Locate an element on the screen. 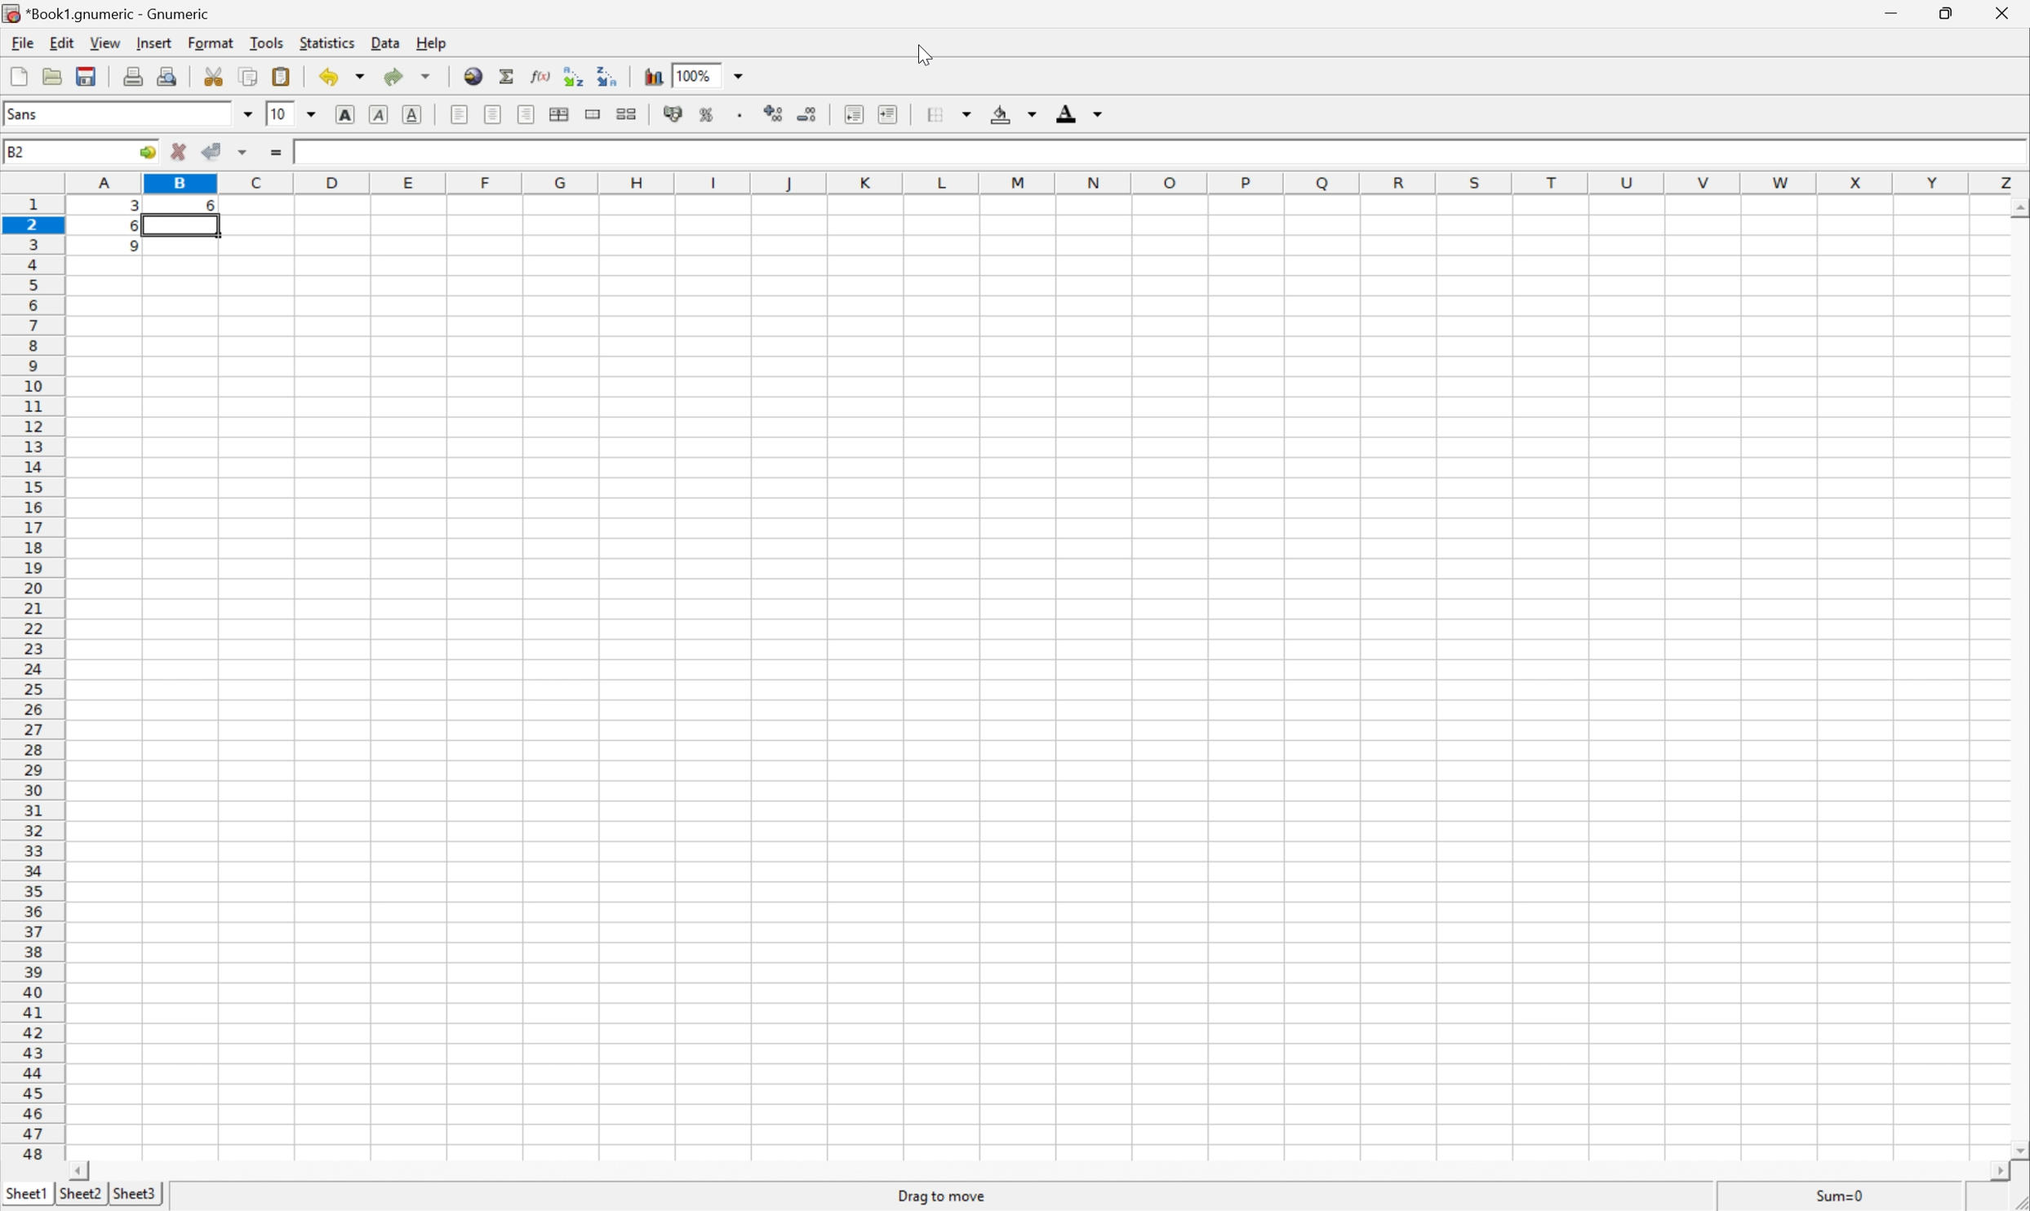  Format the selection as percentage is located at coordinates (705, 115).